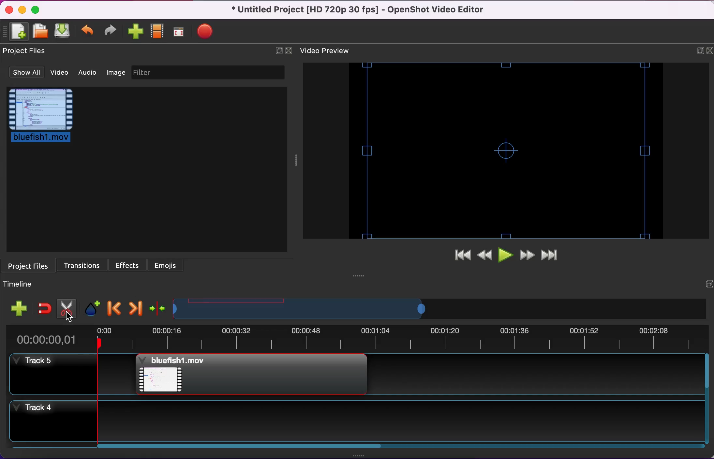 This screenshot has width=714, height=459. What do you see at coordinates (503, 151) in the screenshot?
I see `video preview` at bounding box center [503, 151].